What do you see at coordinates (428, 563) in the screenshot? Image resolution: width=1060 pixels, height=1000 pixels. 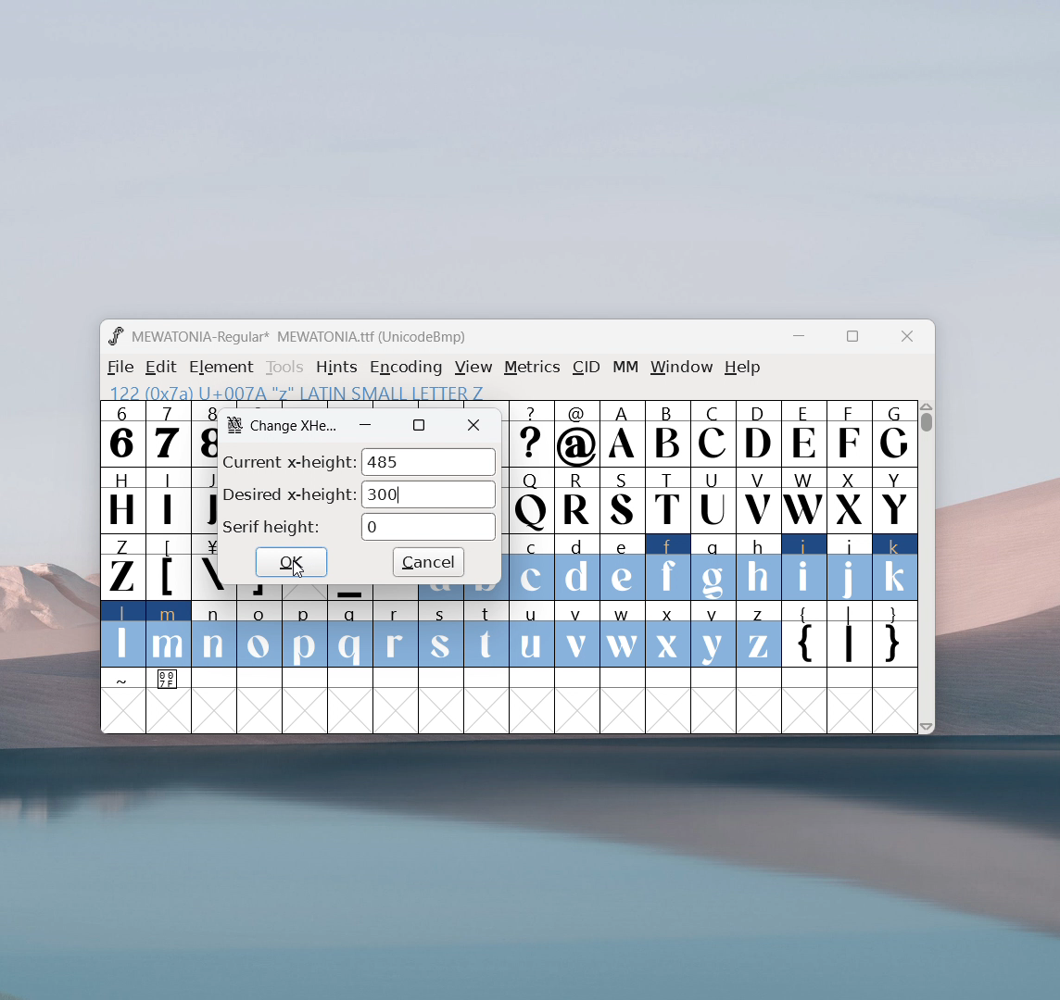 I see `cancel` at bounding box center [428, 563].